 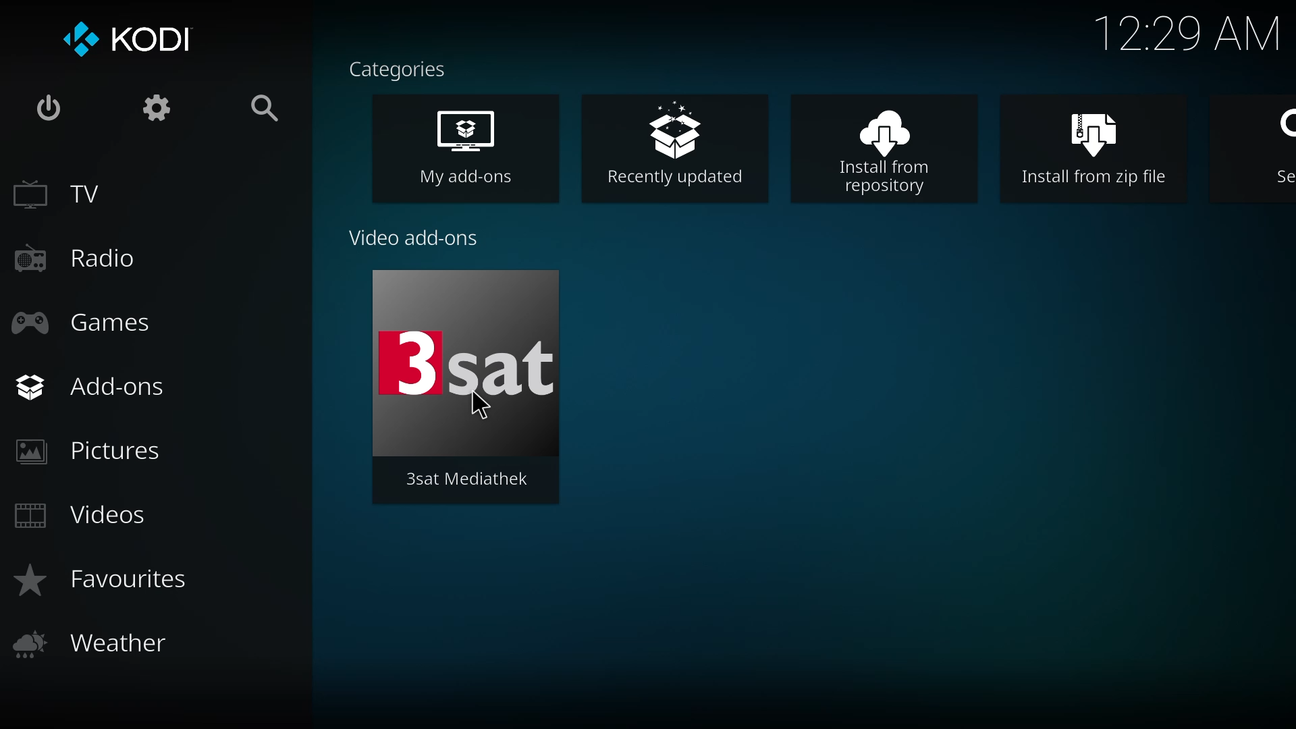 What do you see at coordinates (883, 152) in the screenshot?
I see `install from repository` at bounding box center [883, 152].